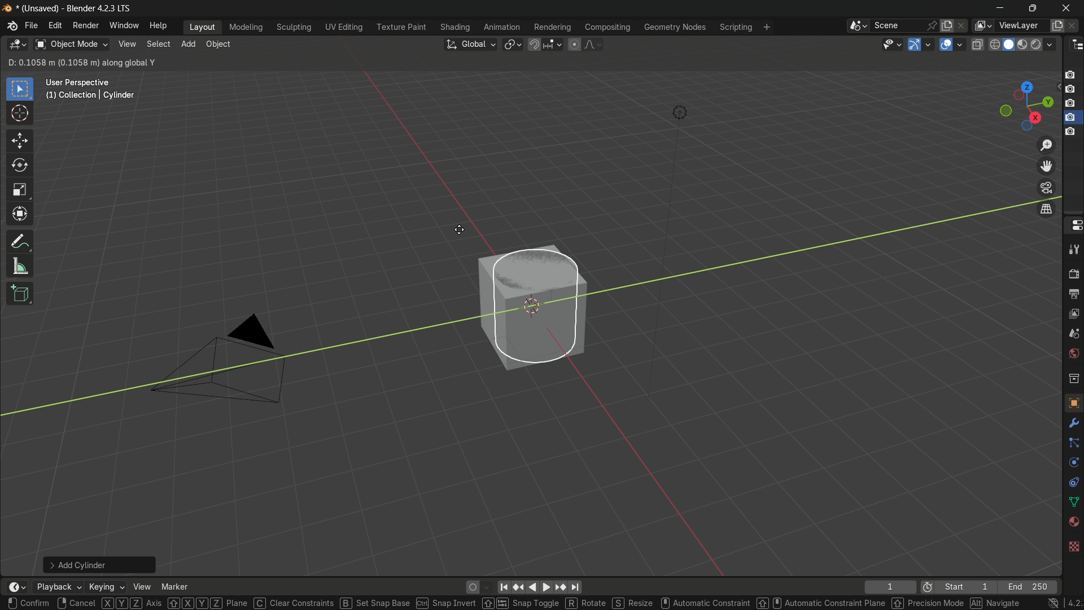 The image size is (1084, 610). I want to click on add workplace, so click(767, 28).